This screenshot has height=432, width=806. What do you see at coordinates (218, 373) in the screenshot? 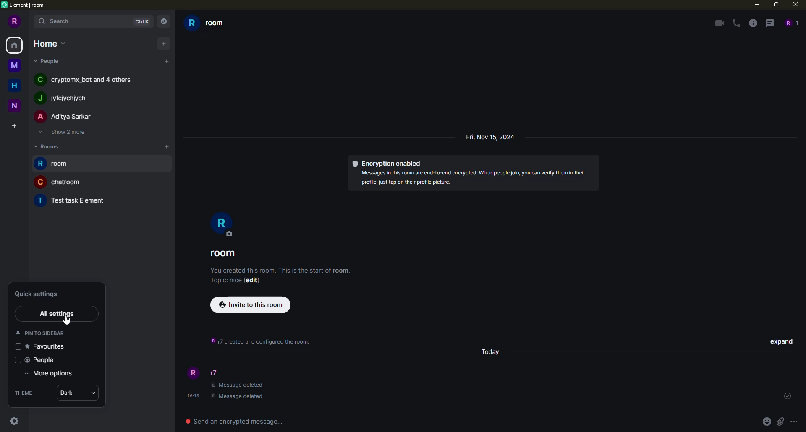
I see `r7` at bounding box center [218, 373].